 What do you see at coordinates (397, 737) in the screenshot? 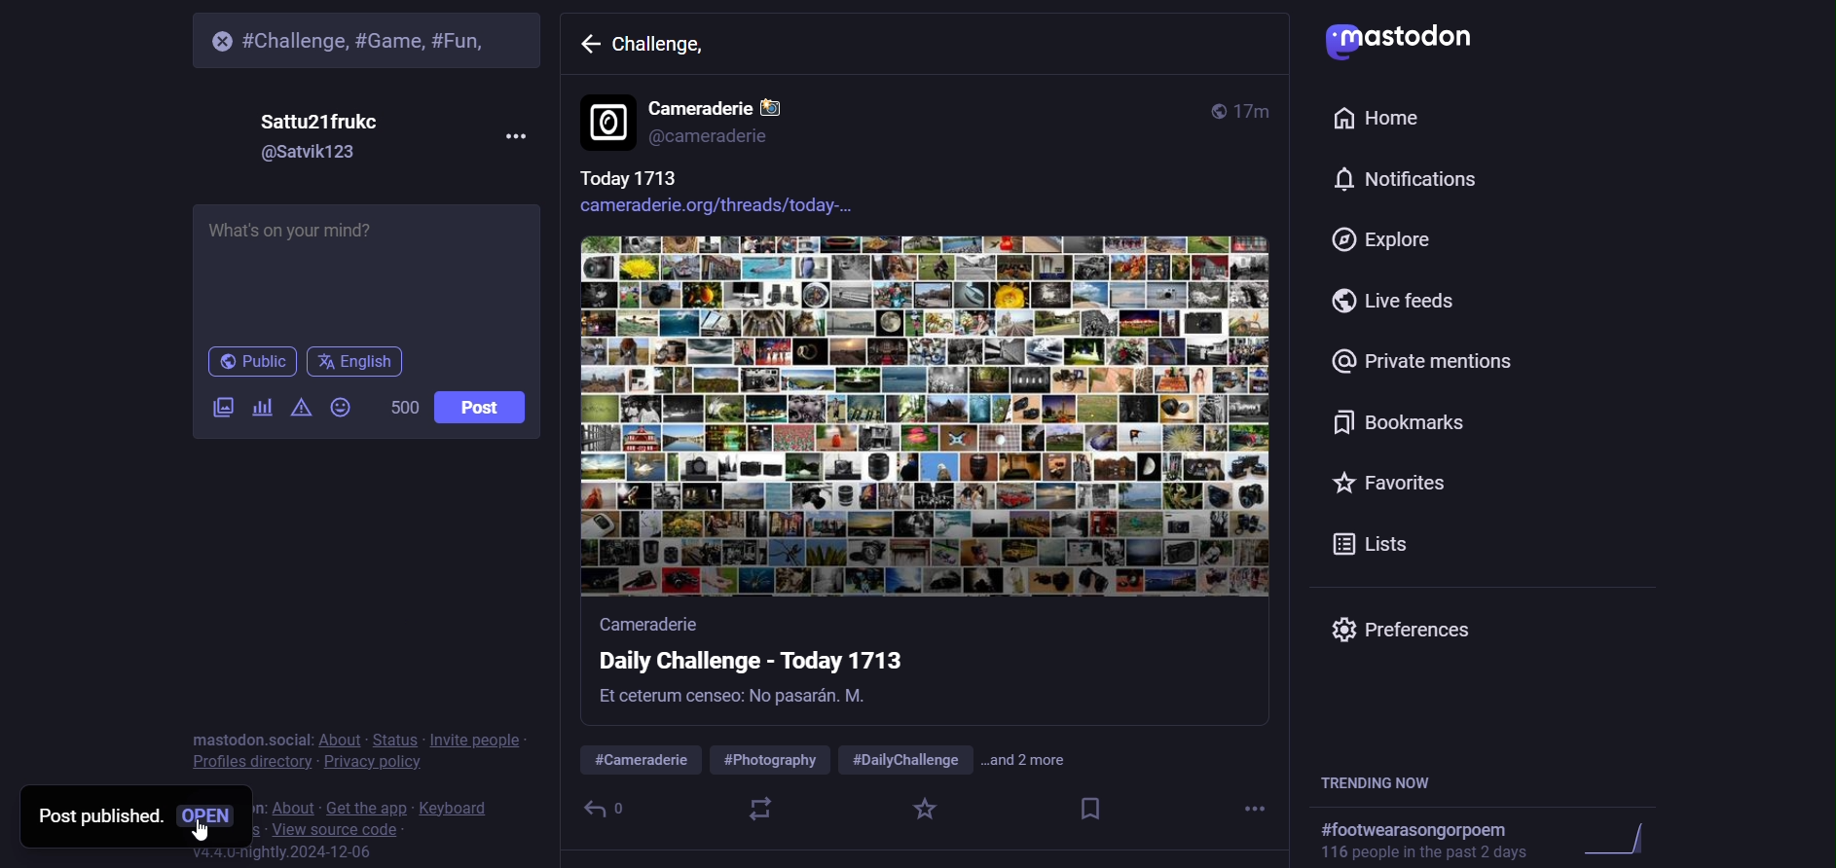
I see `status` at bounding box center [397, 737].